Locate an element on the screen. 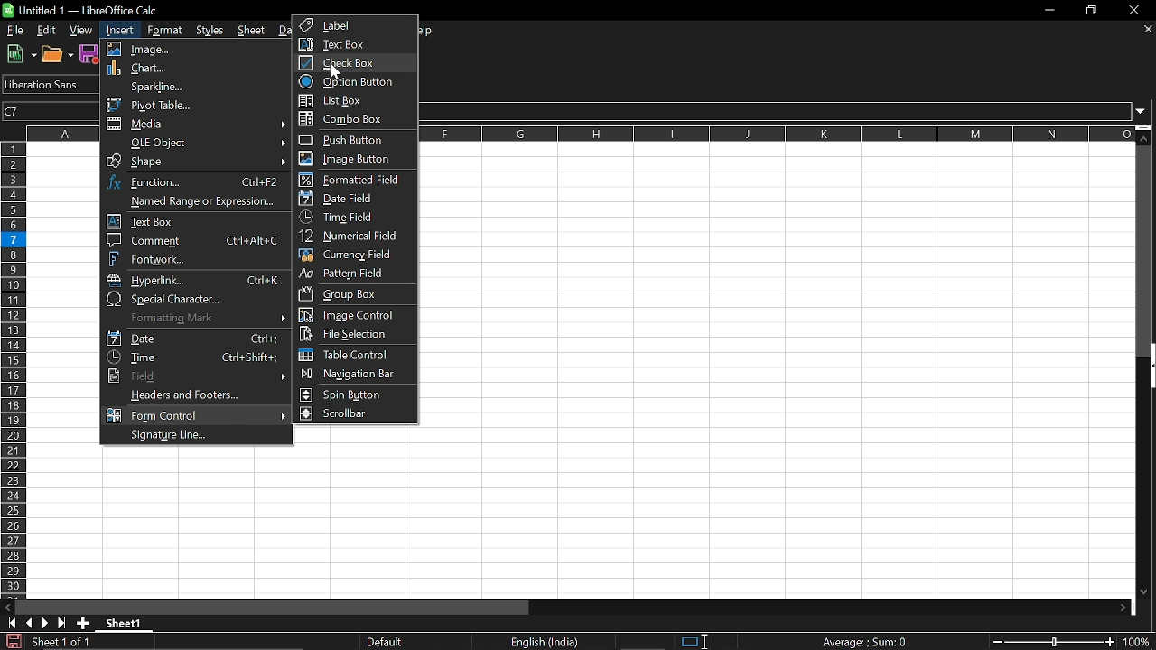 The width and height of the screenshot is (1156, 650). Pivot table is located at coordinates (191, 104).